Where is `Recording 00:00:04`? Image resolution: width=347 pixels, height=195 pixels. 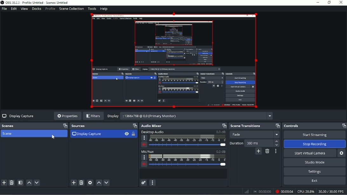 Recording 00:00:04 is located at coordinates (284, 192).